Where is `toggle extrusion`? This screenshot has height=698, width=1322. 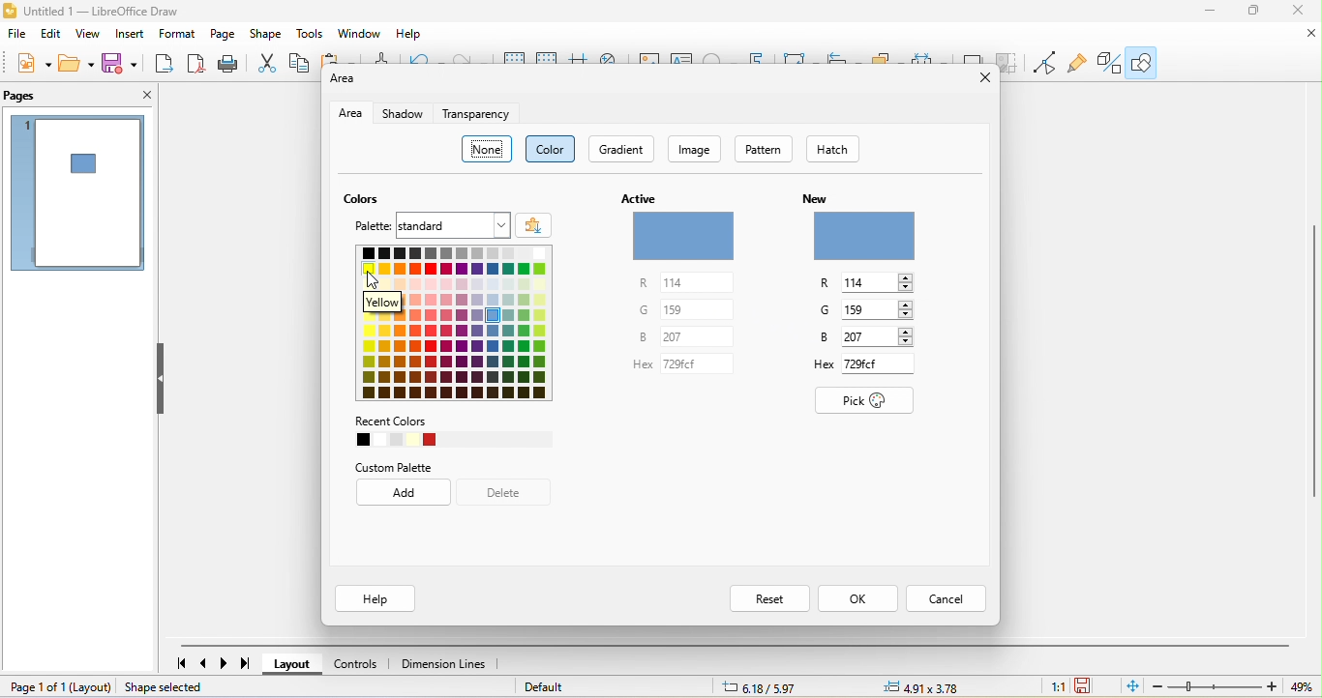
toggle extrusion is located at coordinates (1104, 63).